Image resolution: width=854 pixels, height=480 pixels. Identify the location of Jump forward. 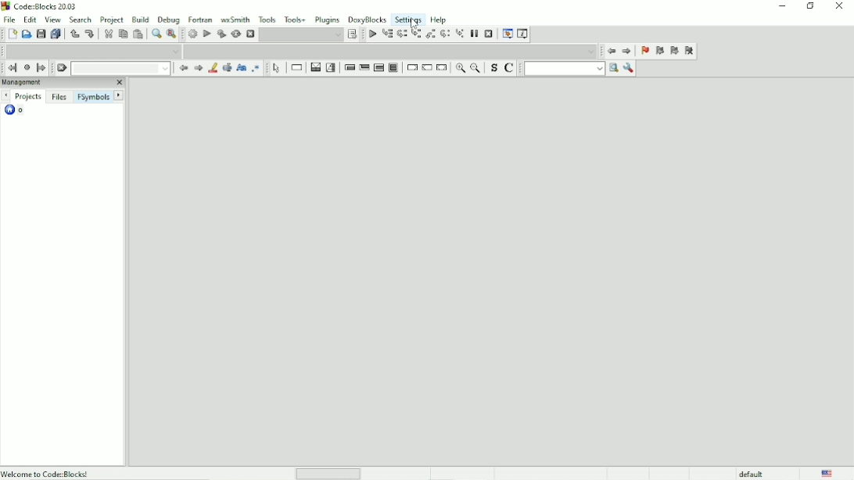
(41, 68).